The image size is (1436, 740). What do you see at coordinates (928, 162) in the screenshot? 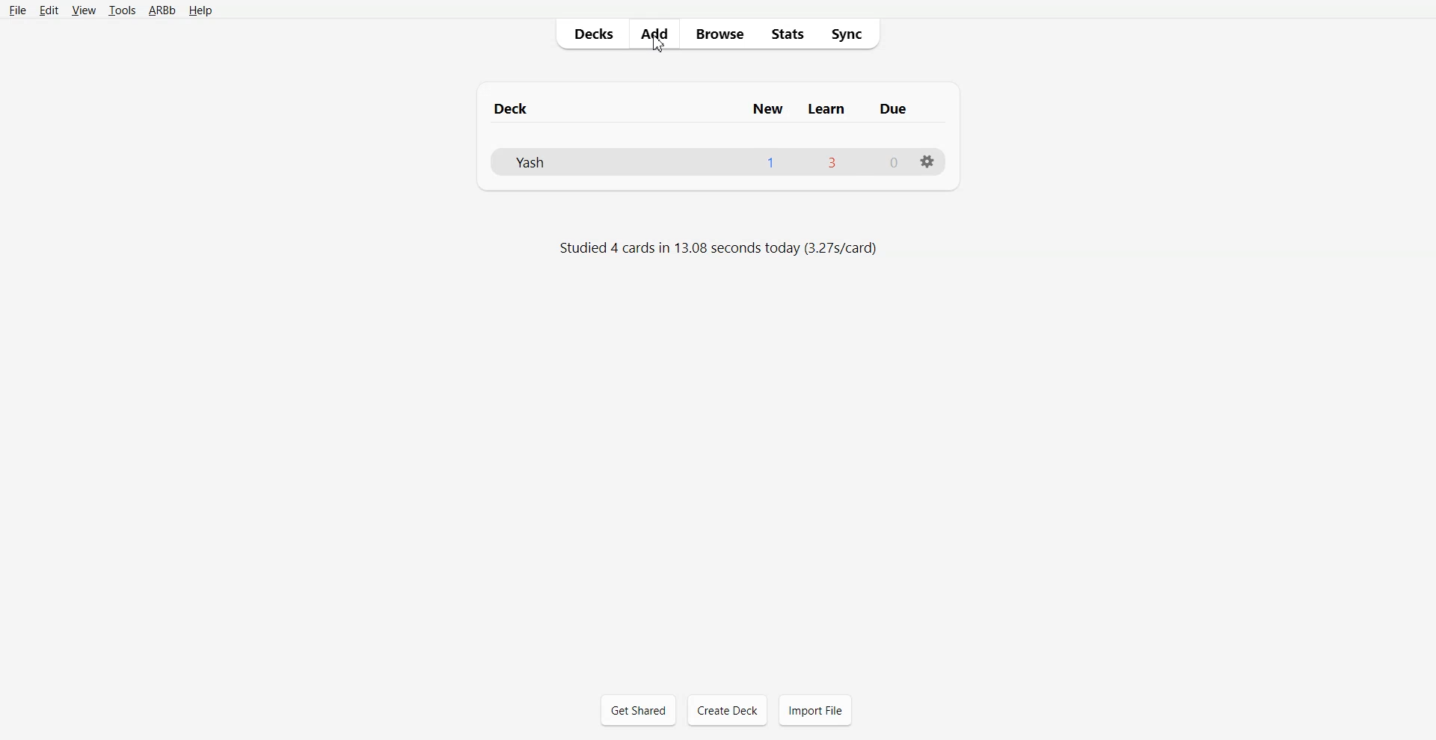
I see `Settings` at bounding box center [928, 162].